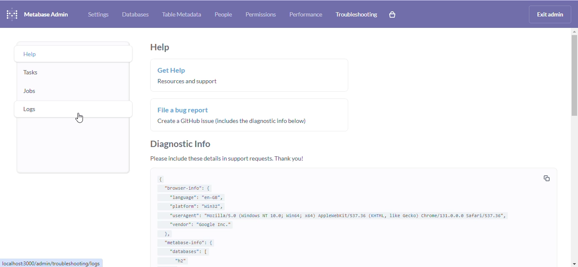  Describe the element at coordinates (250, 75) in the screenshot. I see `get help` at that location.